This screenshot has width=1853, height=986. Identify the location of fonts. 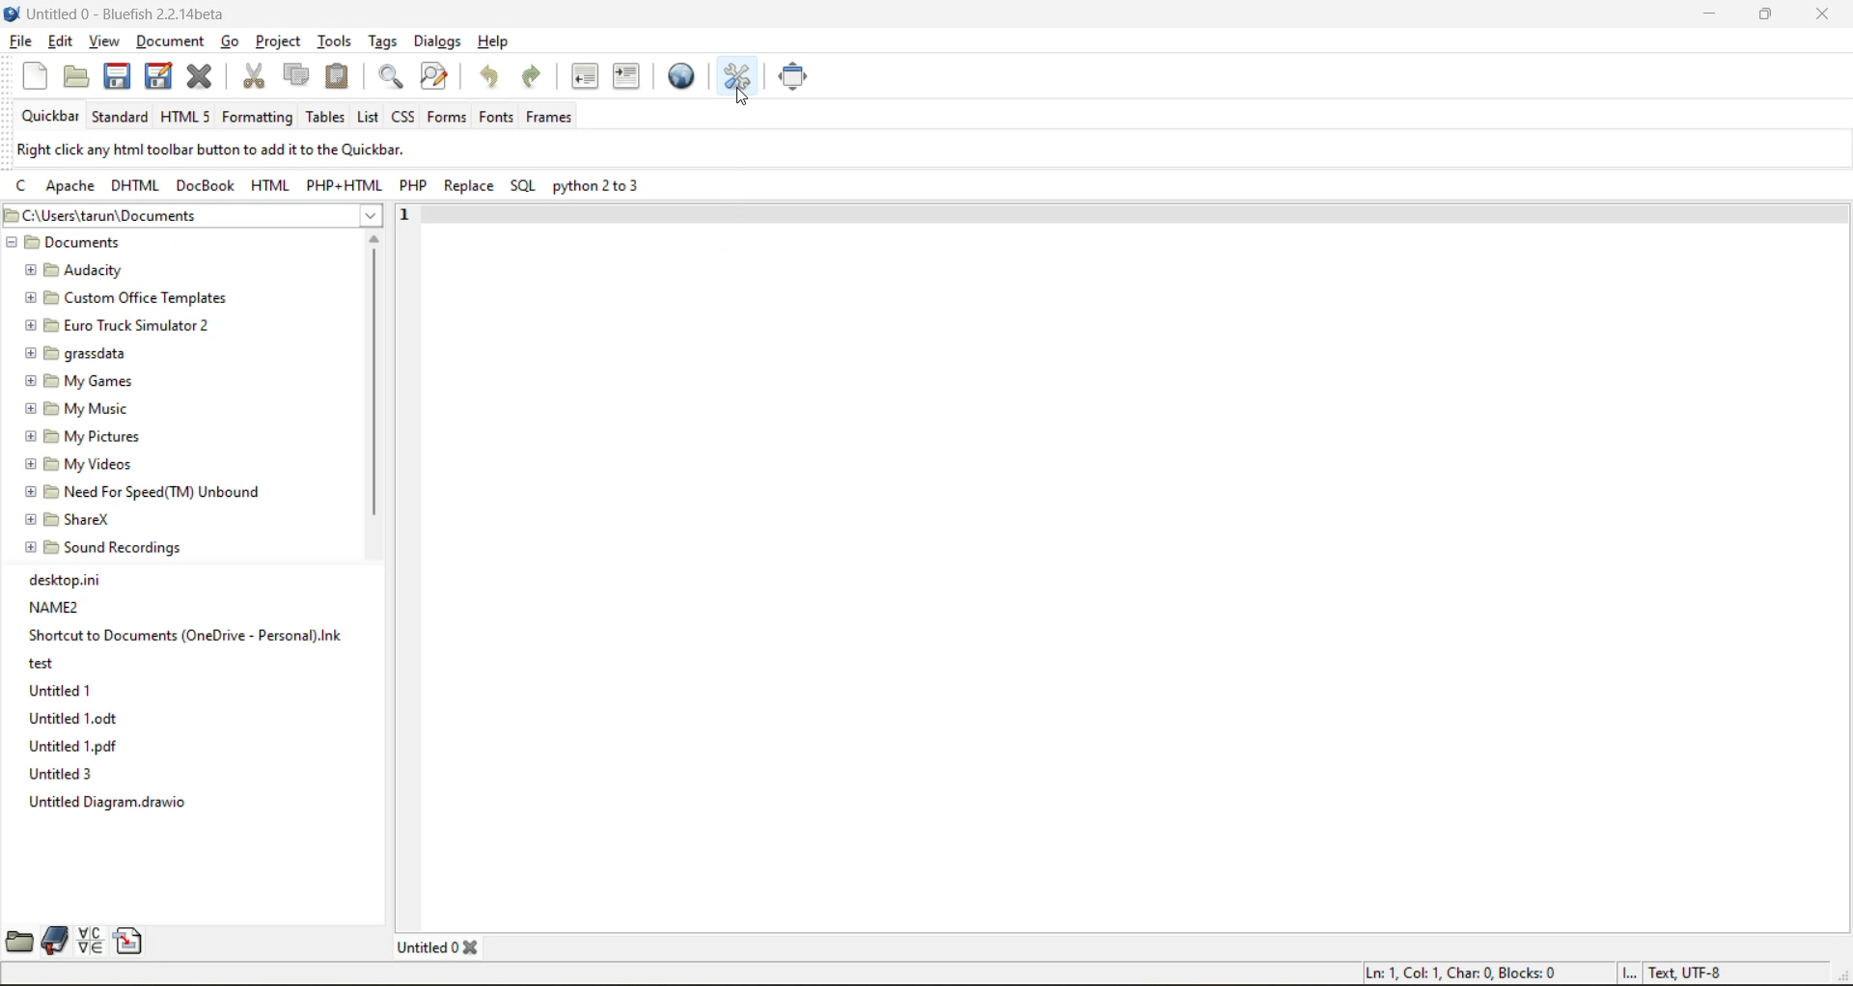
(496, 119).